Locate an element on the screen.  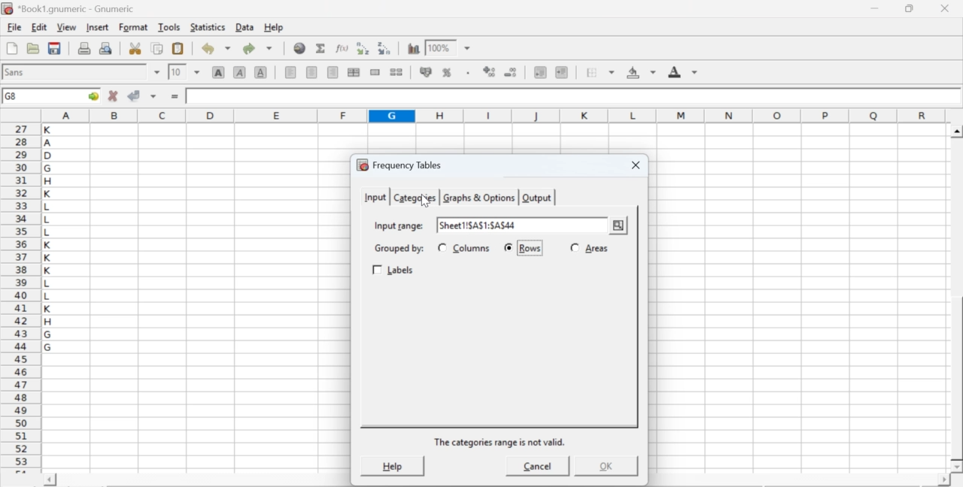
alphabets is located at coordinates (49, 295).